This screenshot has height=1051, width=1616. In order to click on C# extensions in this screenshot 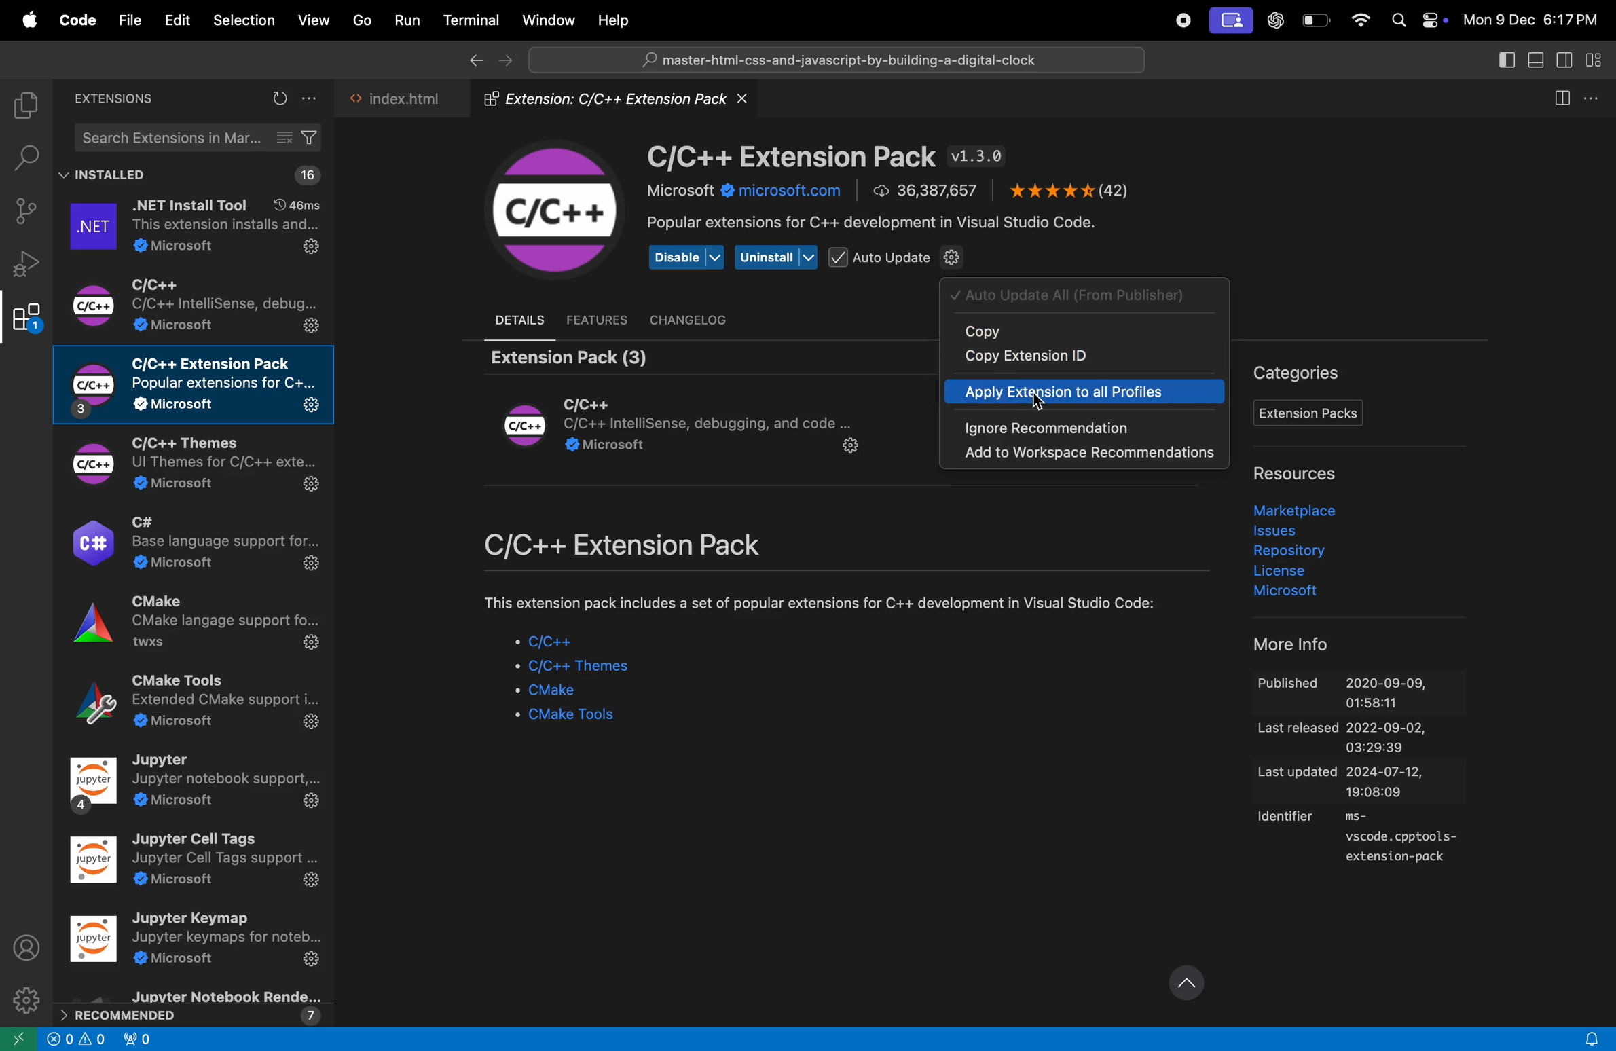, I will do `click(194, 545)`.